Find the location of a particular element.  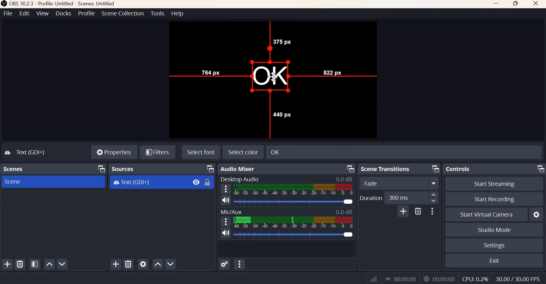

Duration Input is located at coordinates (406, 198).